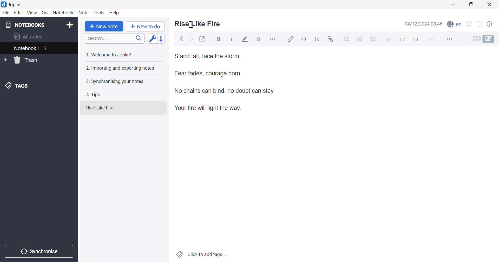  Describe the element at coordinates (24, 25) in the screenshot. I see `NOTEBOOKS` at that location.